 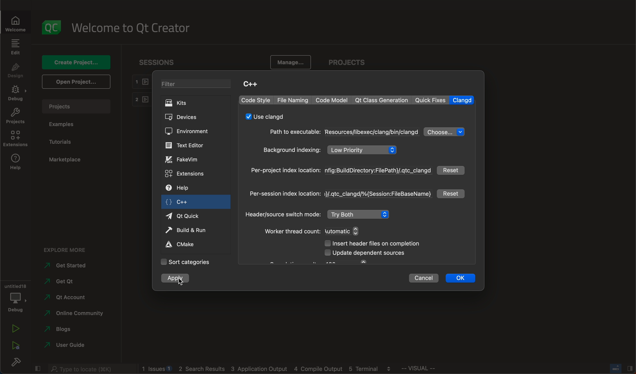 I want to click on run, so click(x=16, y=328).